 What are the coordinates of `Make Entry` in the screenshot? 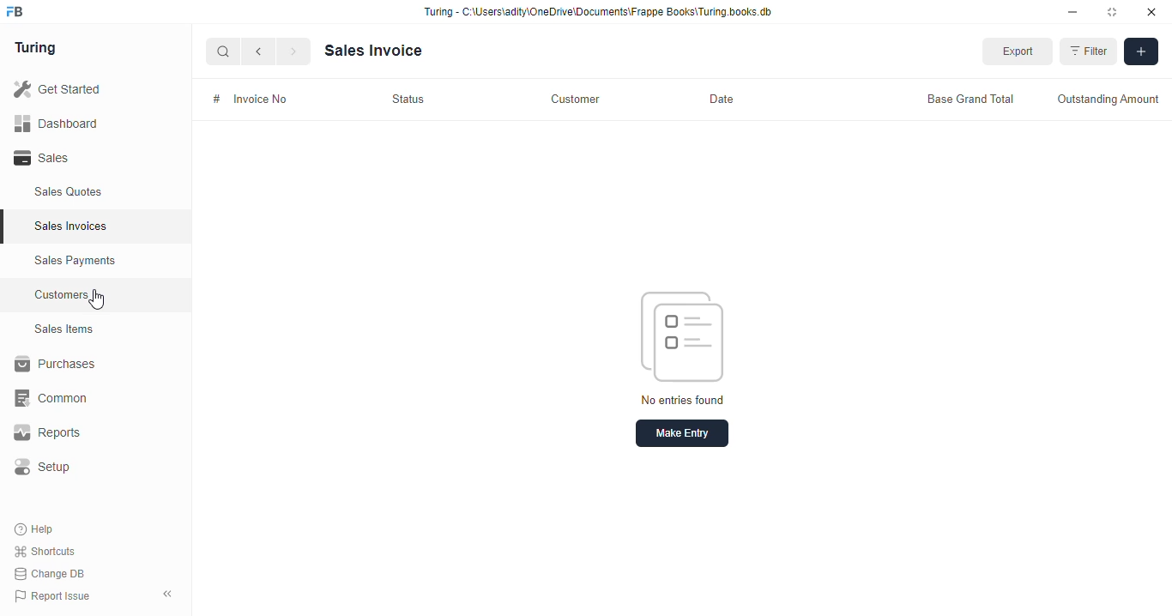 It's located at (685, 433).